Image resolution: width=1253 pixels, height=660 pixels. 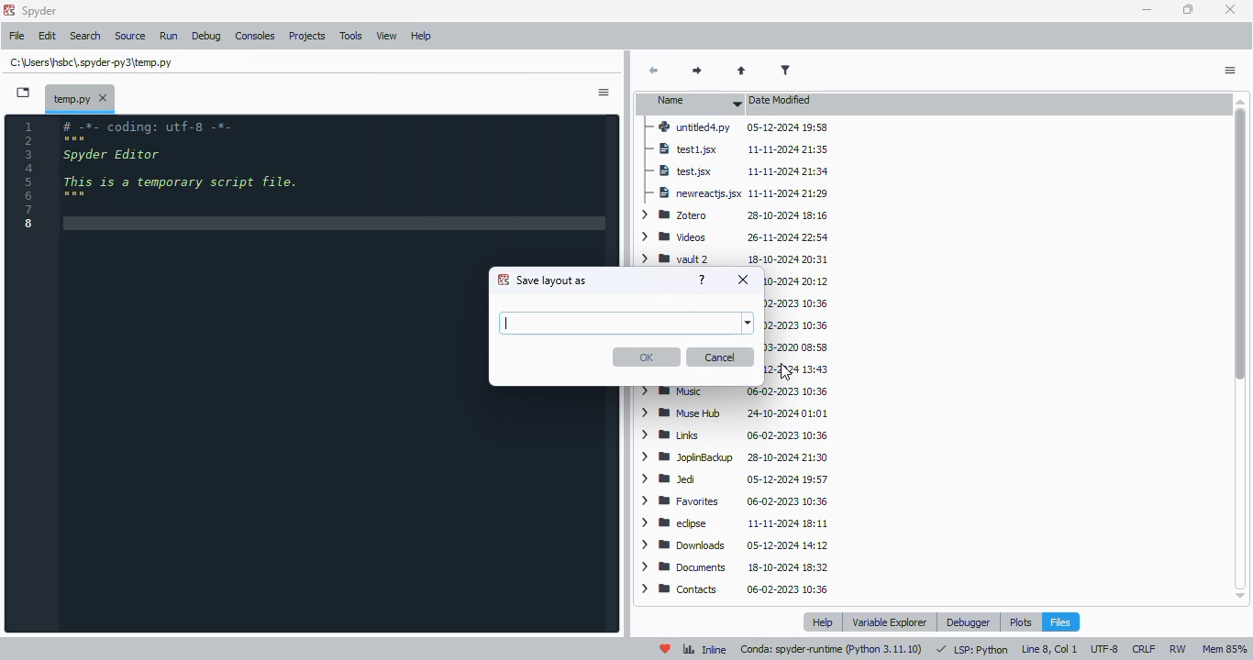 What do you see at coordinates (40, 11) in the screenshot?
I see `spyder` at bounding box center [40, 11].